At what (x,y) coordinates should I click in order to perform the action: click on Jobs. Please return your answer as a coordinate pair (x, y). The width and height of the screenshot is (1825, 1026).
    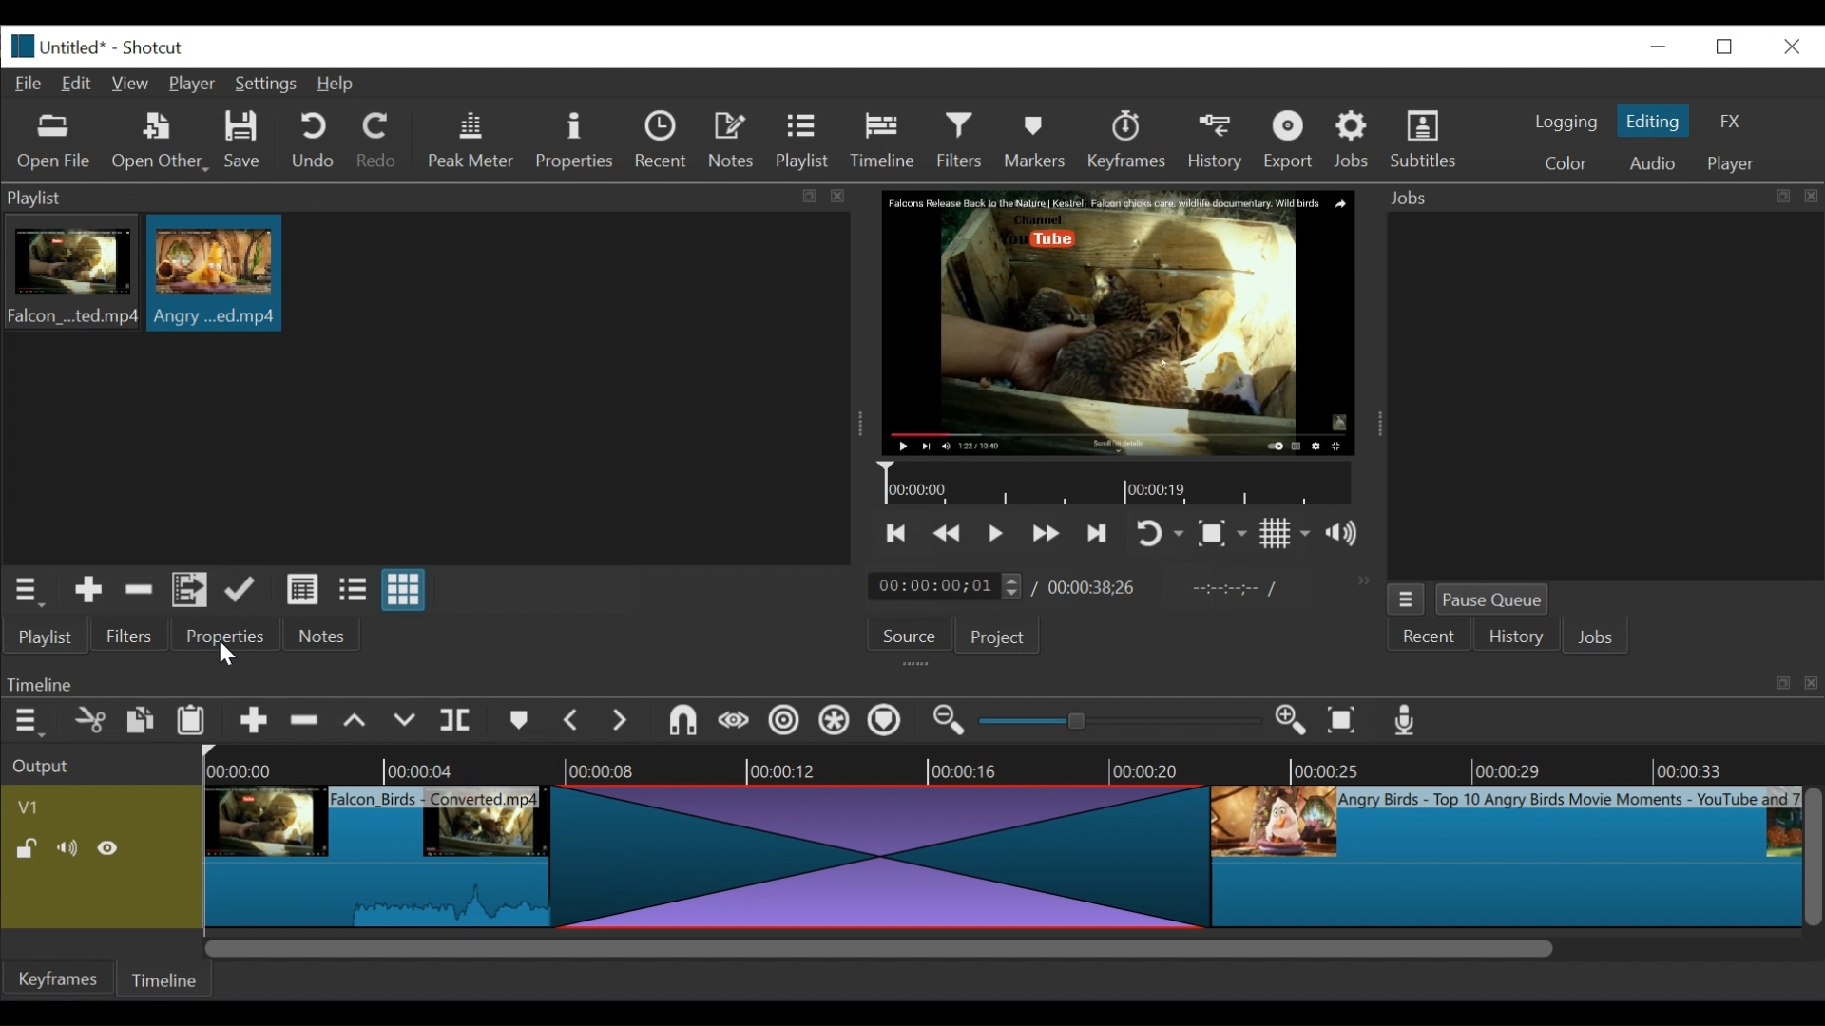
    Looking at the image, I should click on (1355, 139).